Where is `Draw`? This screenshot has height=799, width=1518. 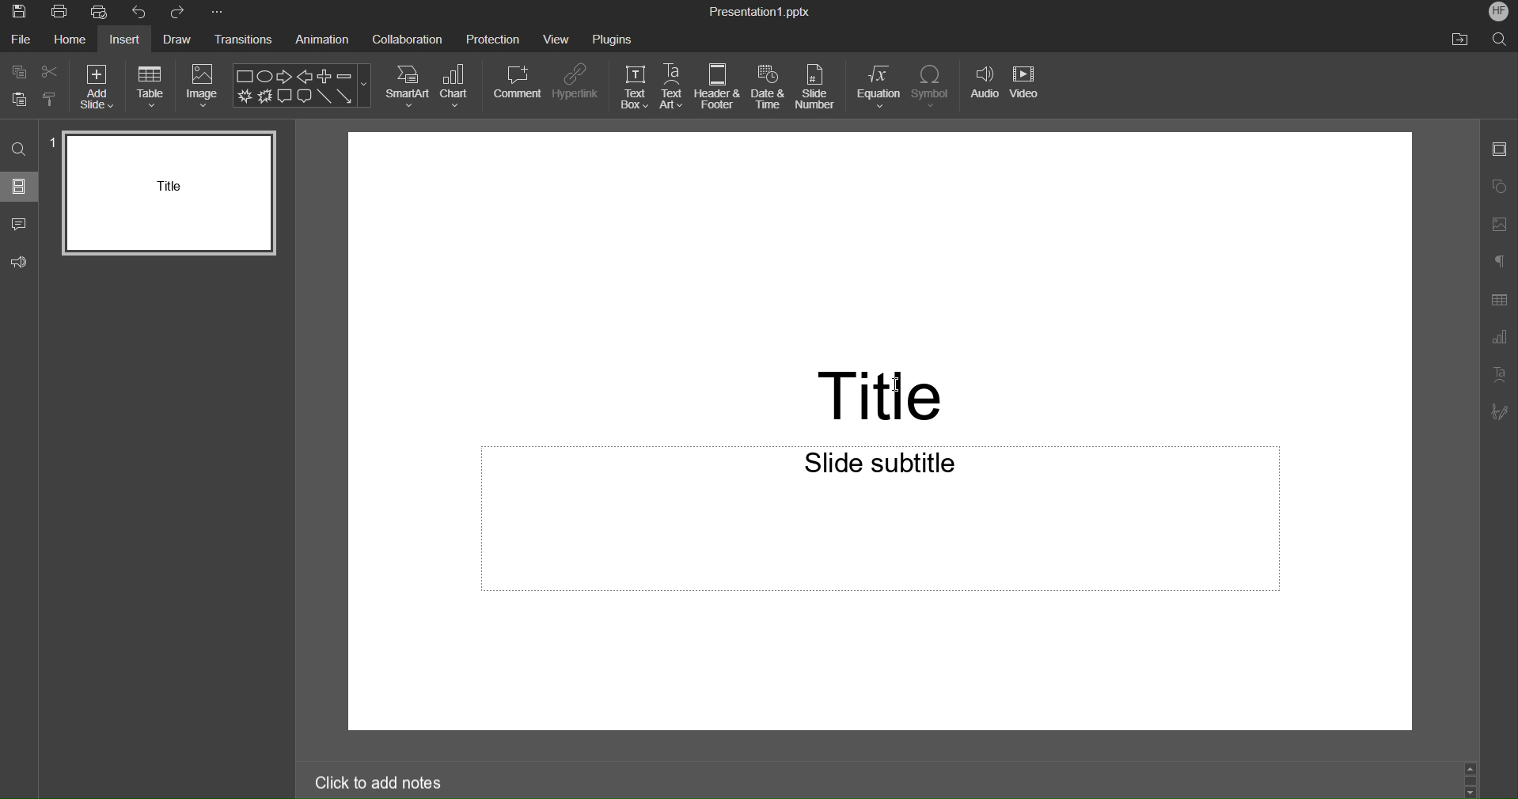
Draw is located at coordinates (175, 41).